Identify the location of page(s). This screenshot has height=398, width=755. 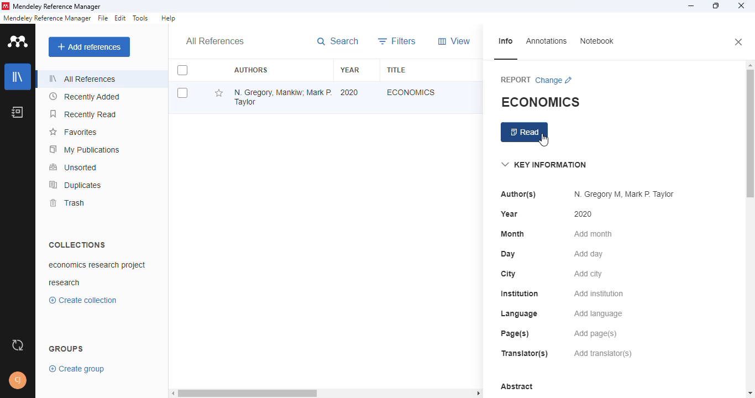
(516, 334).